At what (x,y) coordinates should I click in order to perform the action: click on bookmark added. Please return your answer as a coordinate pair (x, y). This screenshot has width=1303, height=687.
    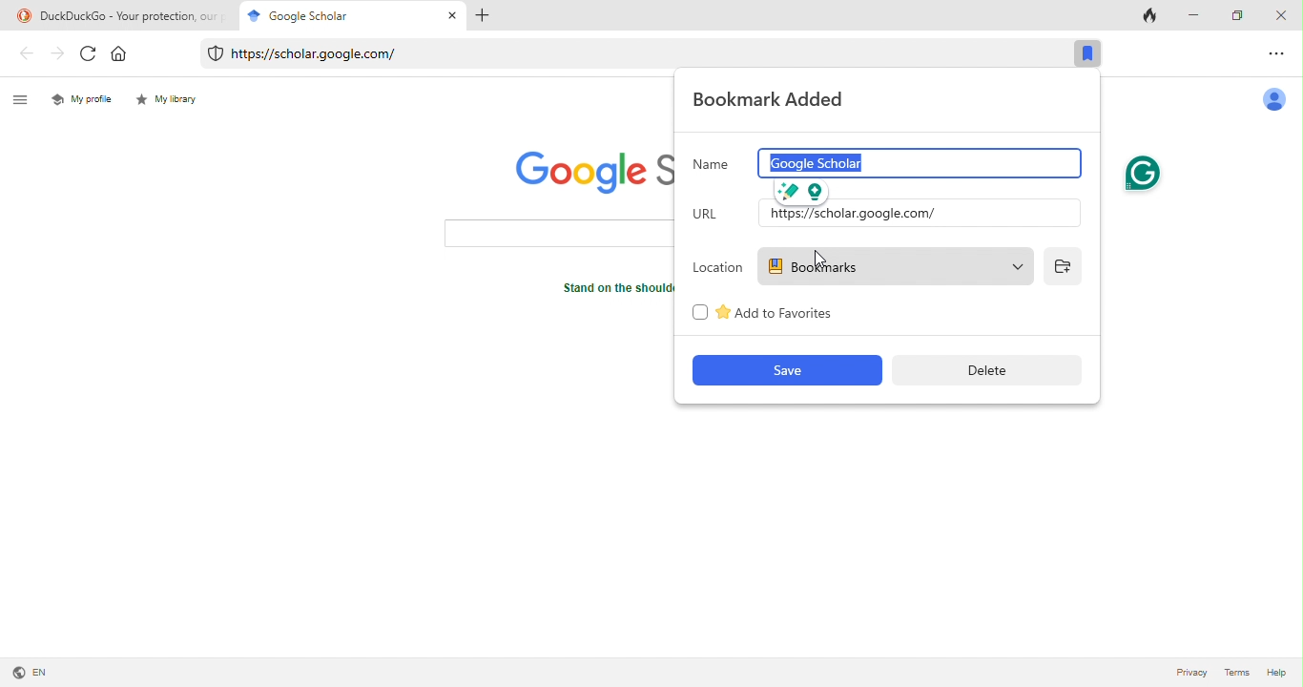
    Looking at the image, I should click on (774, 102).